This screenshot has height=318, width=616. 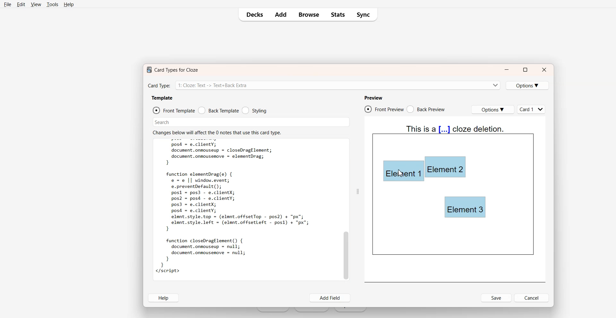 I want to click on Back Template, so click(x=218, y=110).